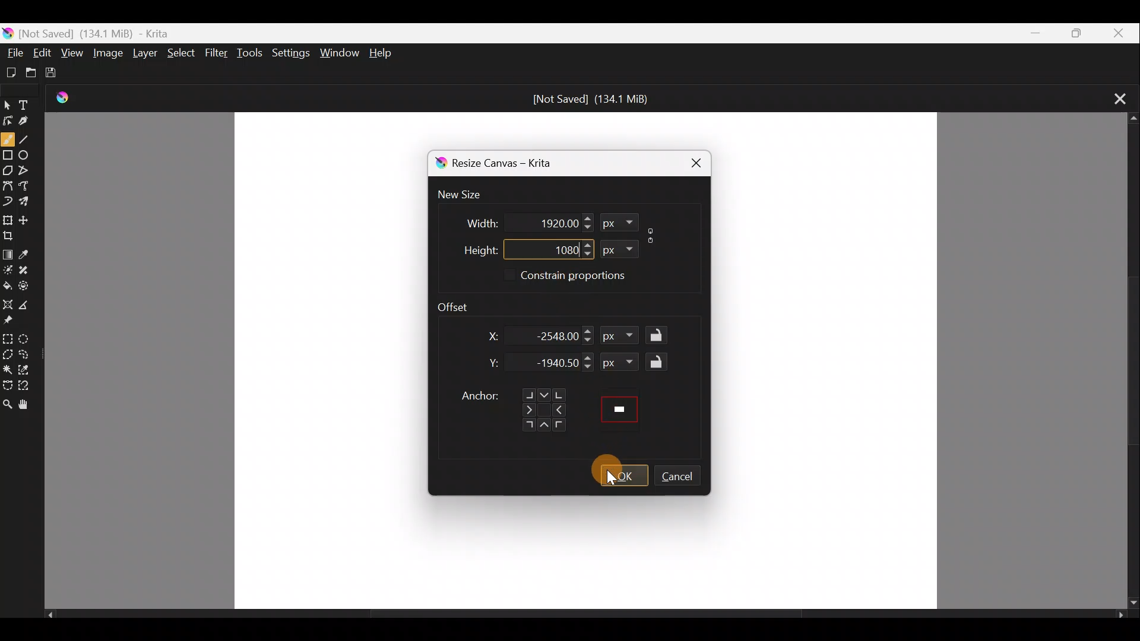  Describe the element at coordinates (8, 102) in the screenshot. I see `Select shapes tool` at that location.